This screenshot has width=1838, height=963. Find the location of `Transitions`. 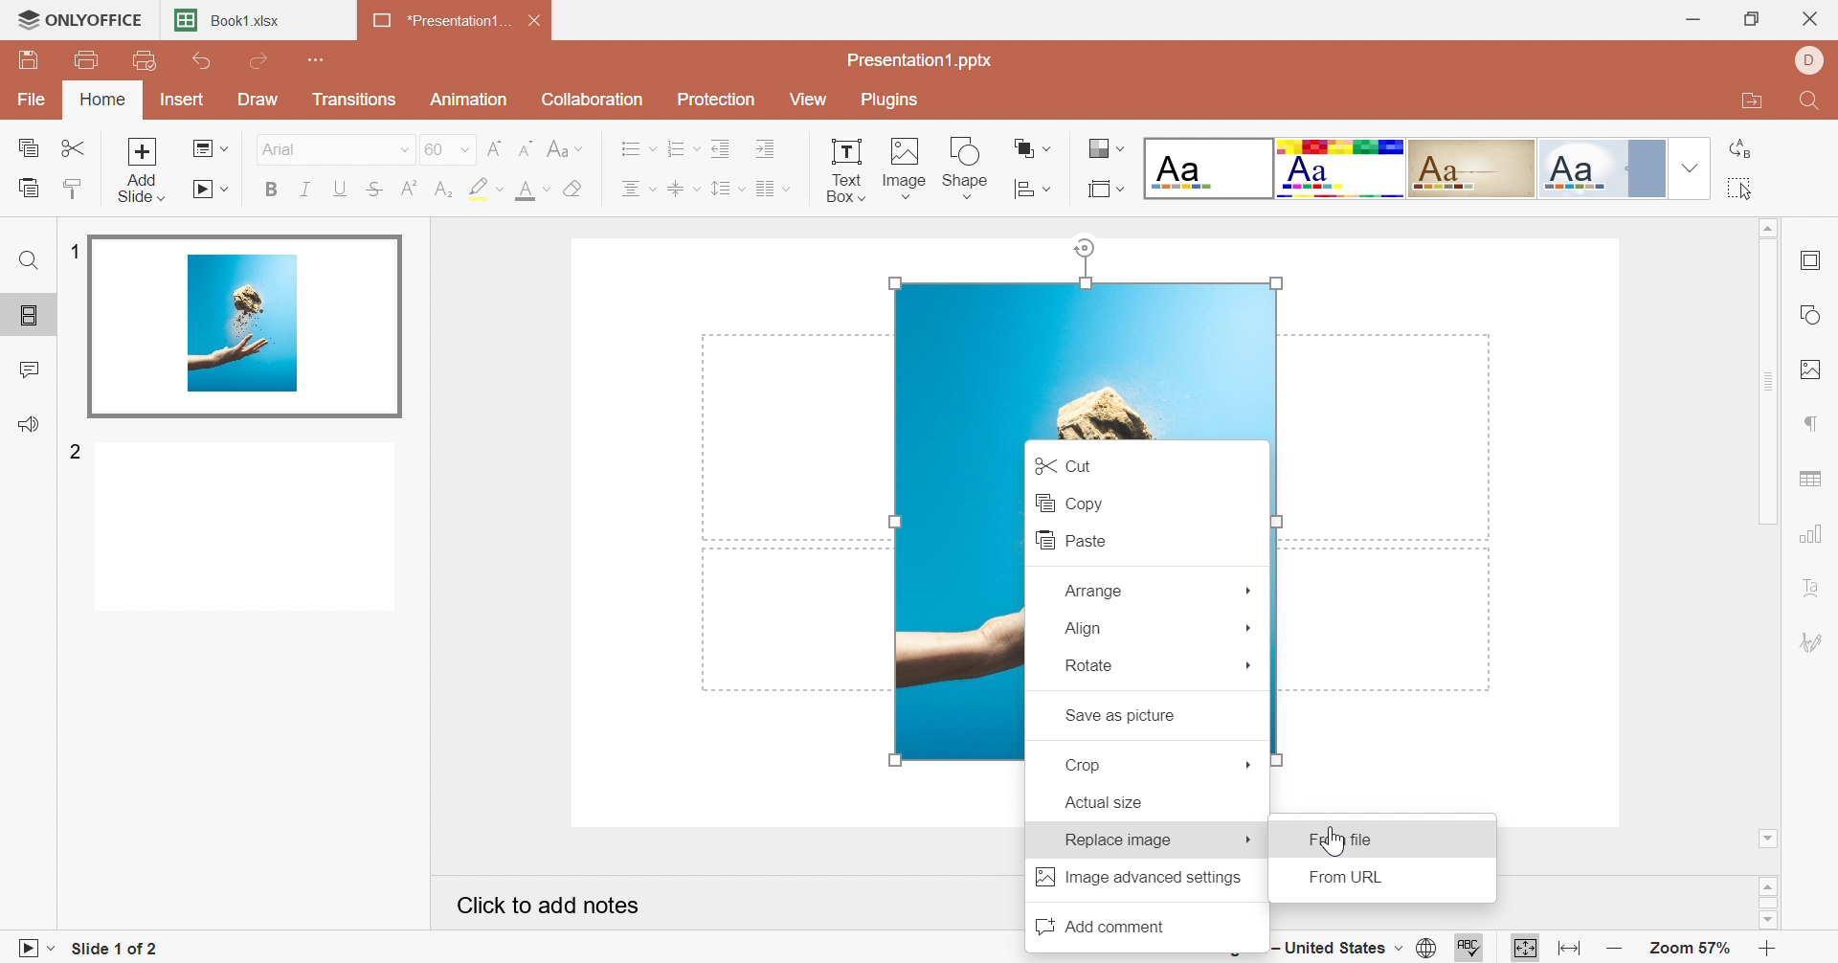

Transitions is located at coordinates (355, 99).